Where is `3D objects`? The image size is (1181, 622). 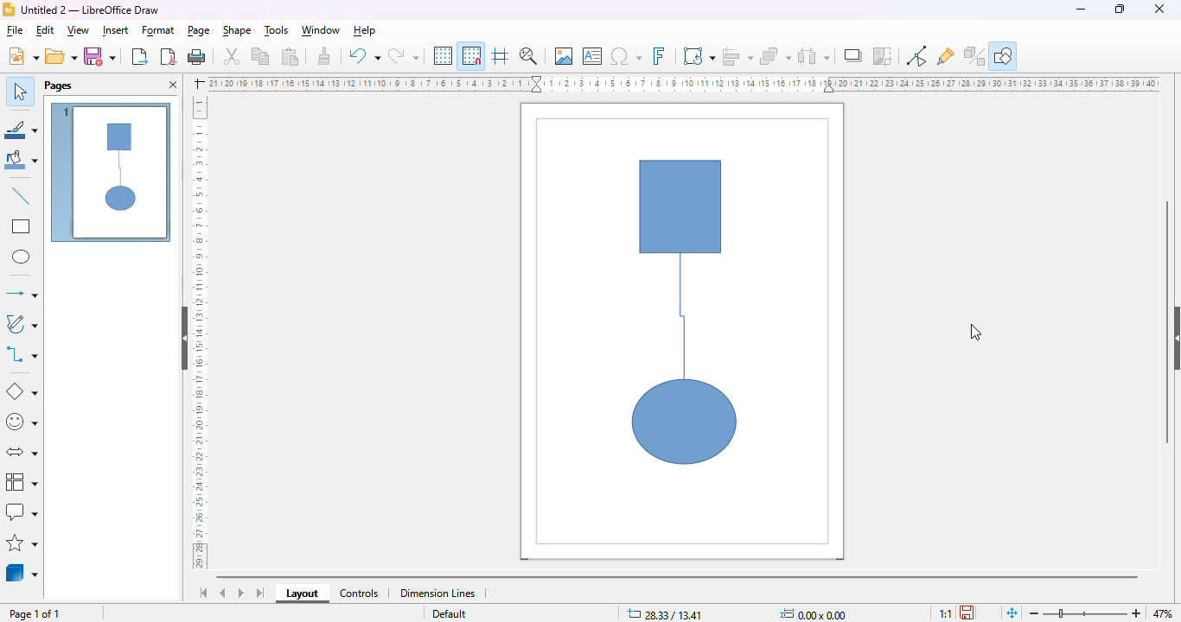 3D objects is located at coordinates (22, 572).